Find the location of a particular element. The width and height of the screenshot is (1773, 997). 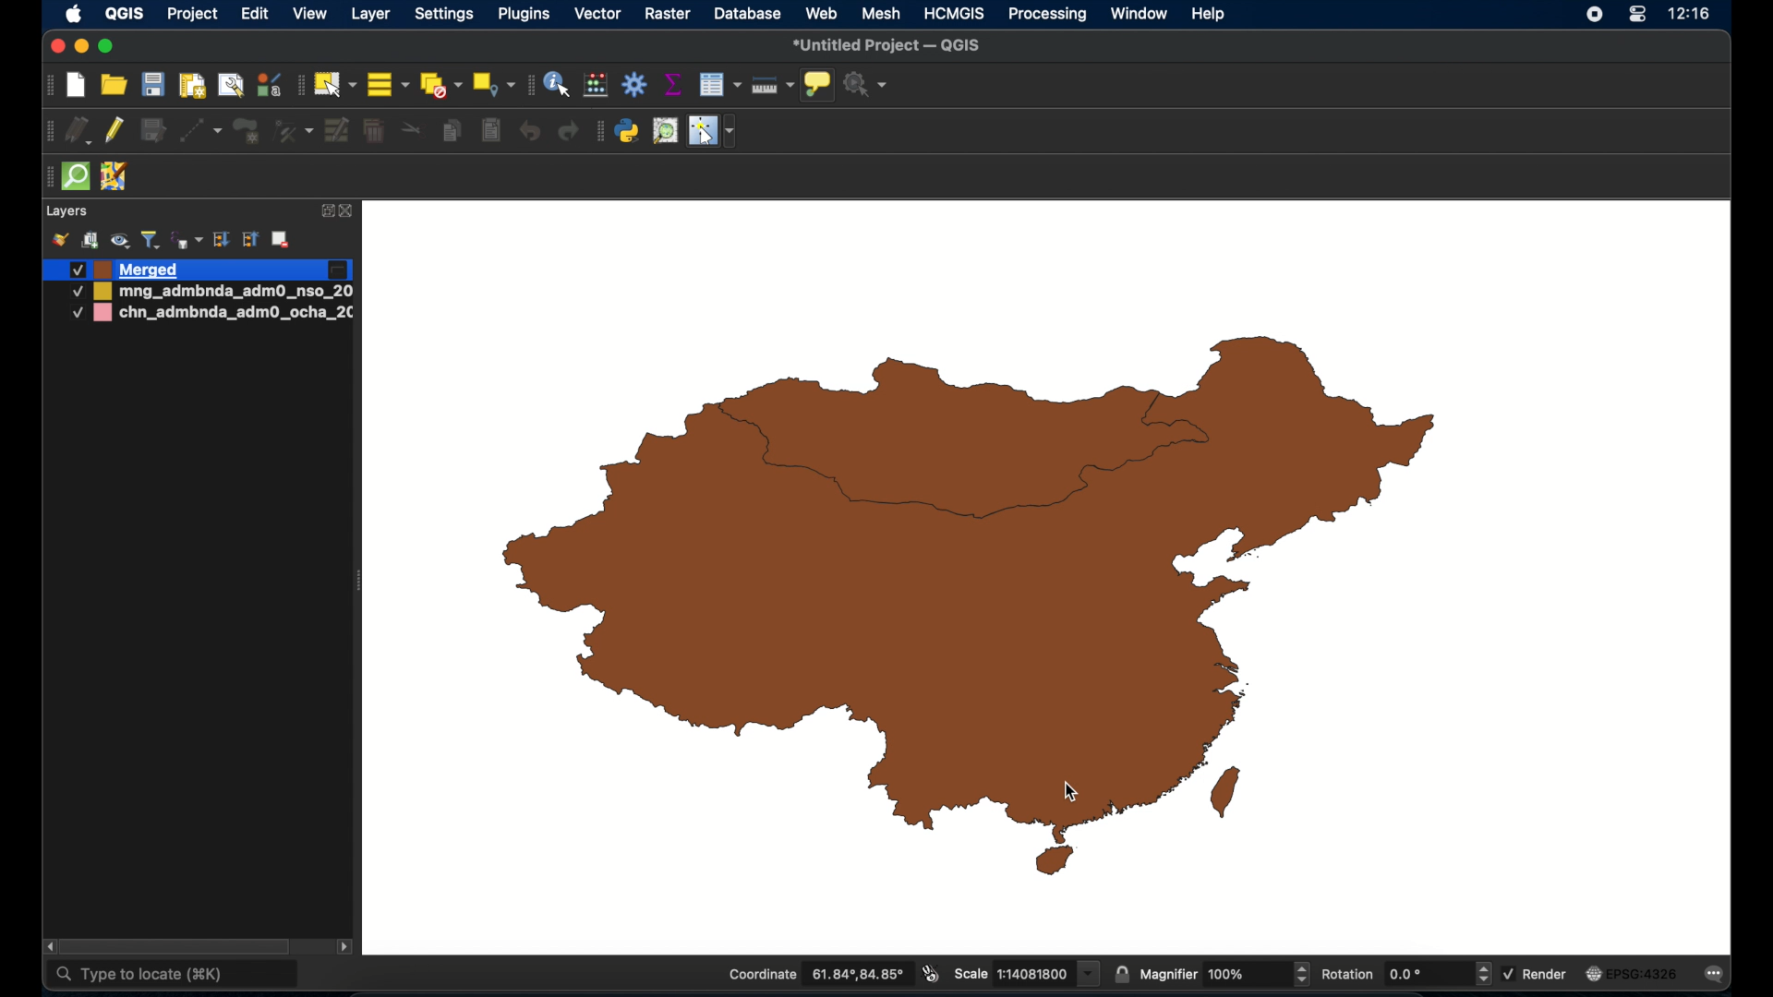

undo is located at coordinates (531, 131).